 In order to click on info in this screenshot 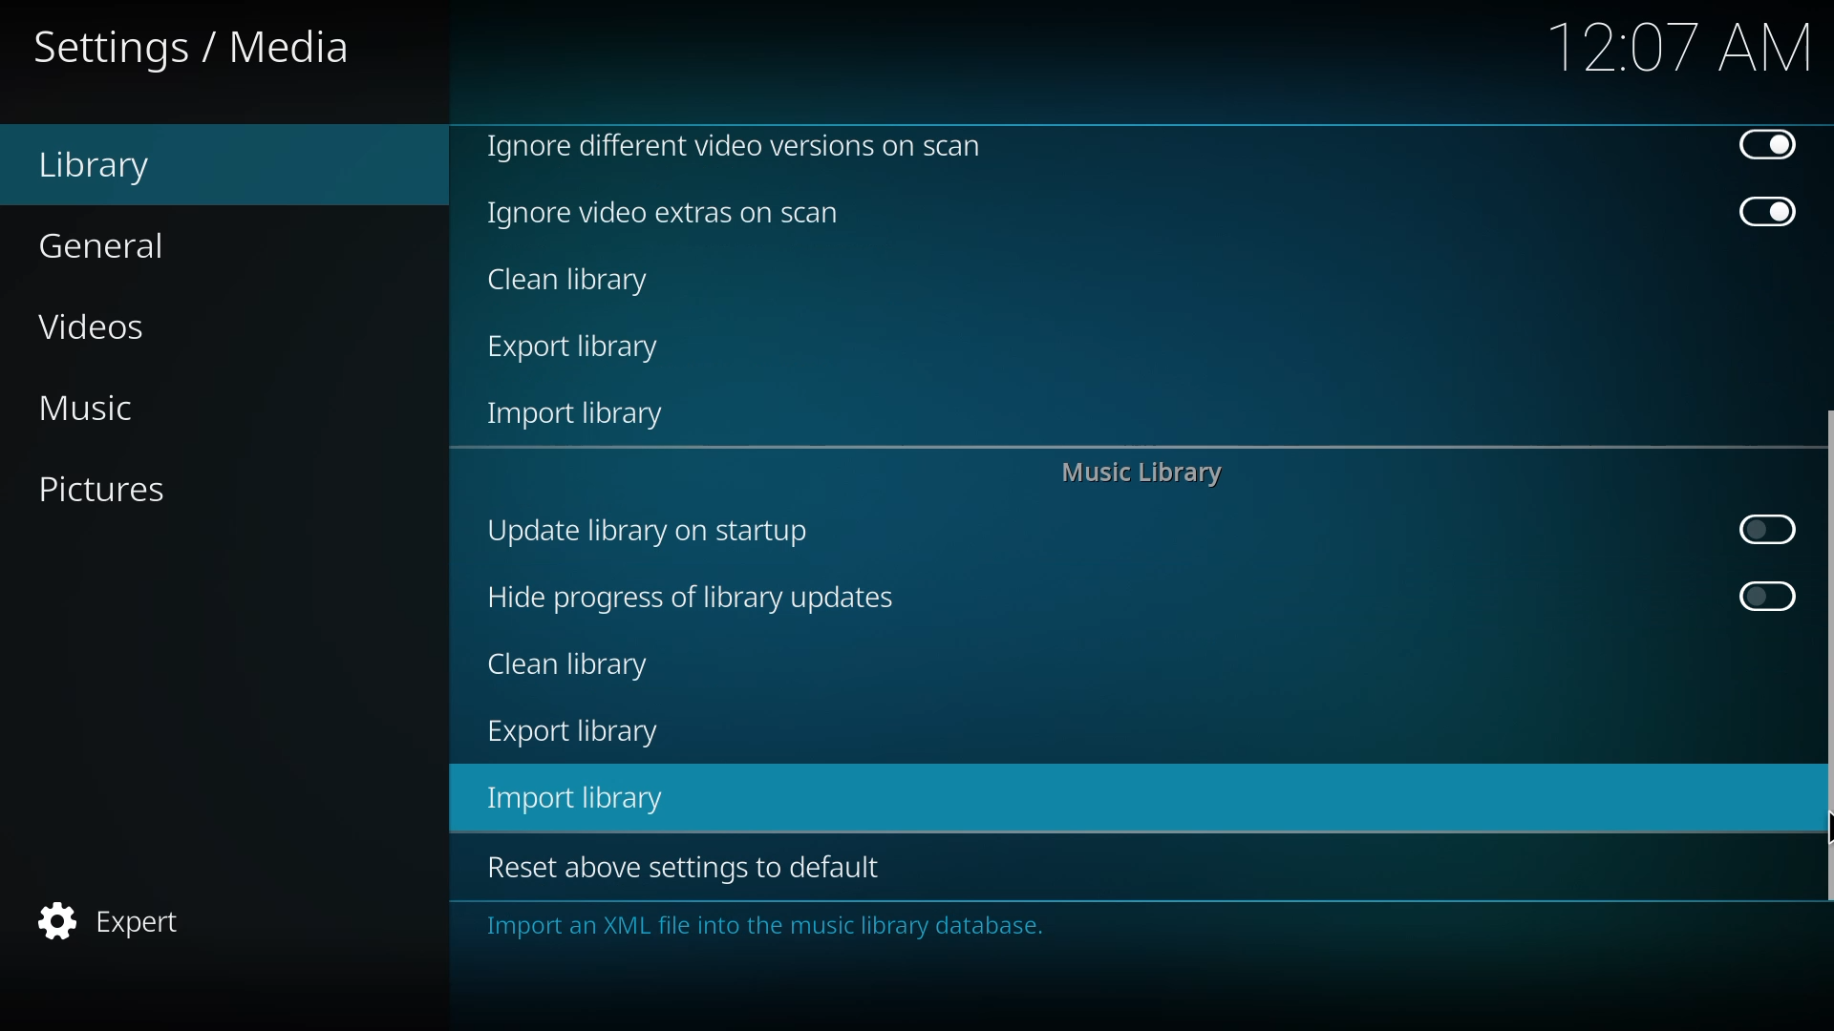, I will do `click(763, 927)`.